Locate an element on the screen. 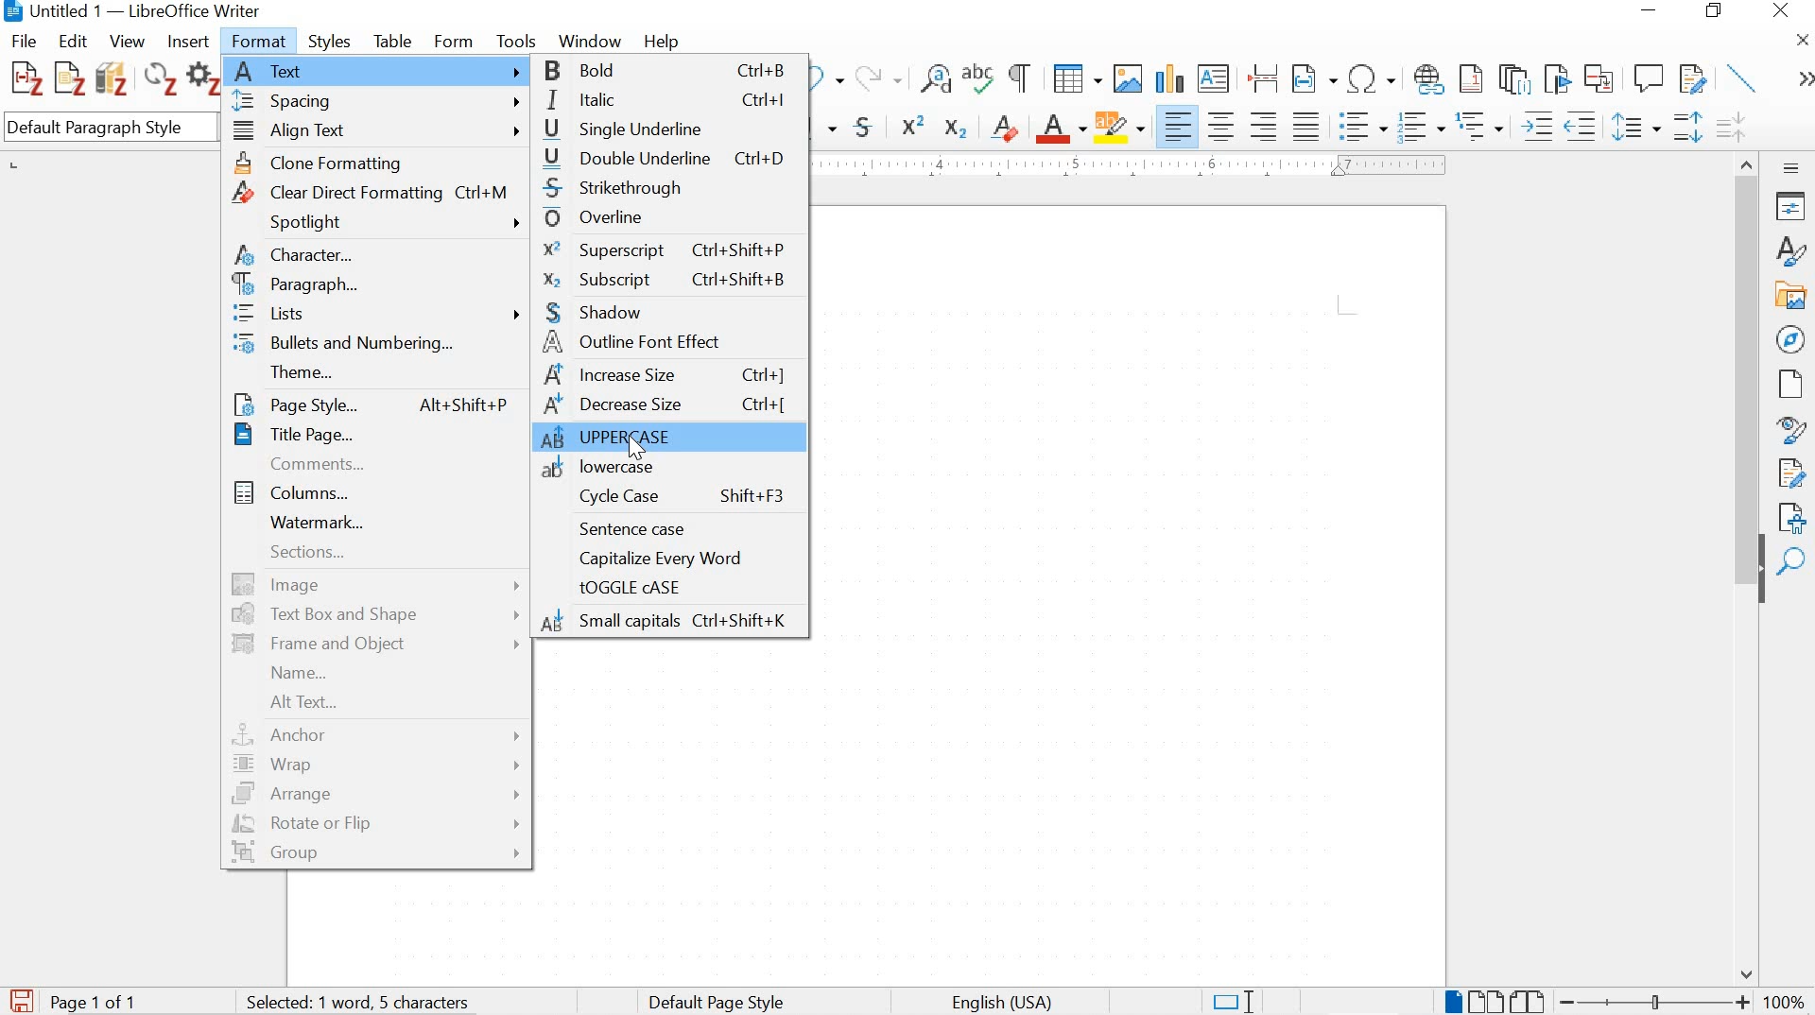 The height and width of the screenshot is (1015, 1815). default page style is located at coordinates (720, 1002).